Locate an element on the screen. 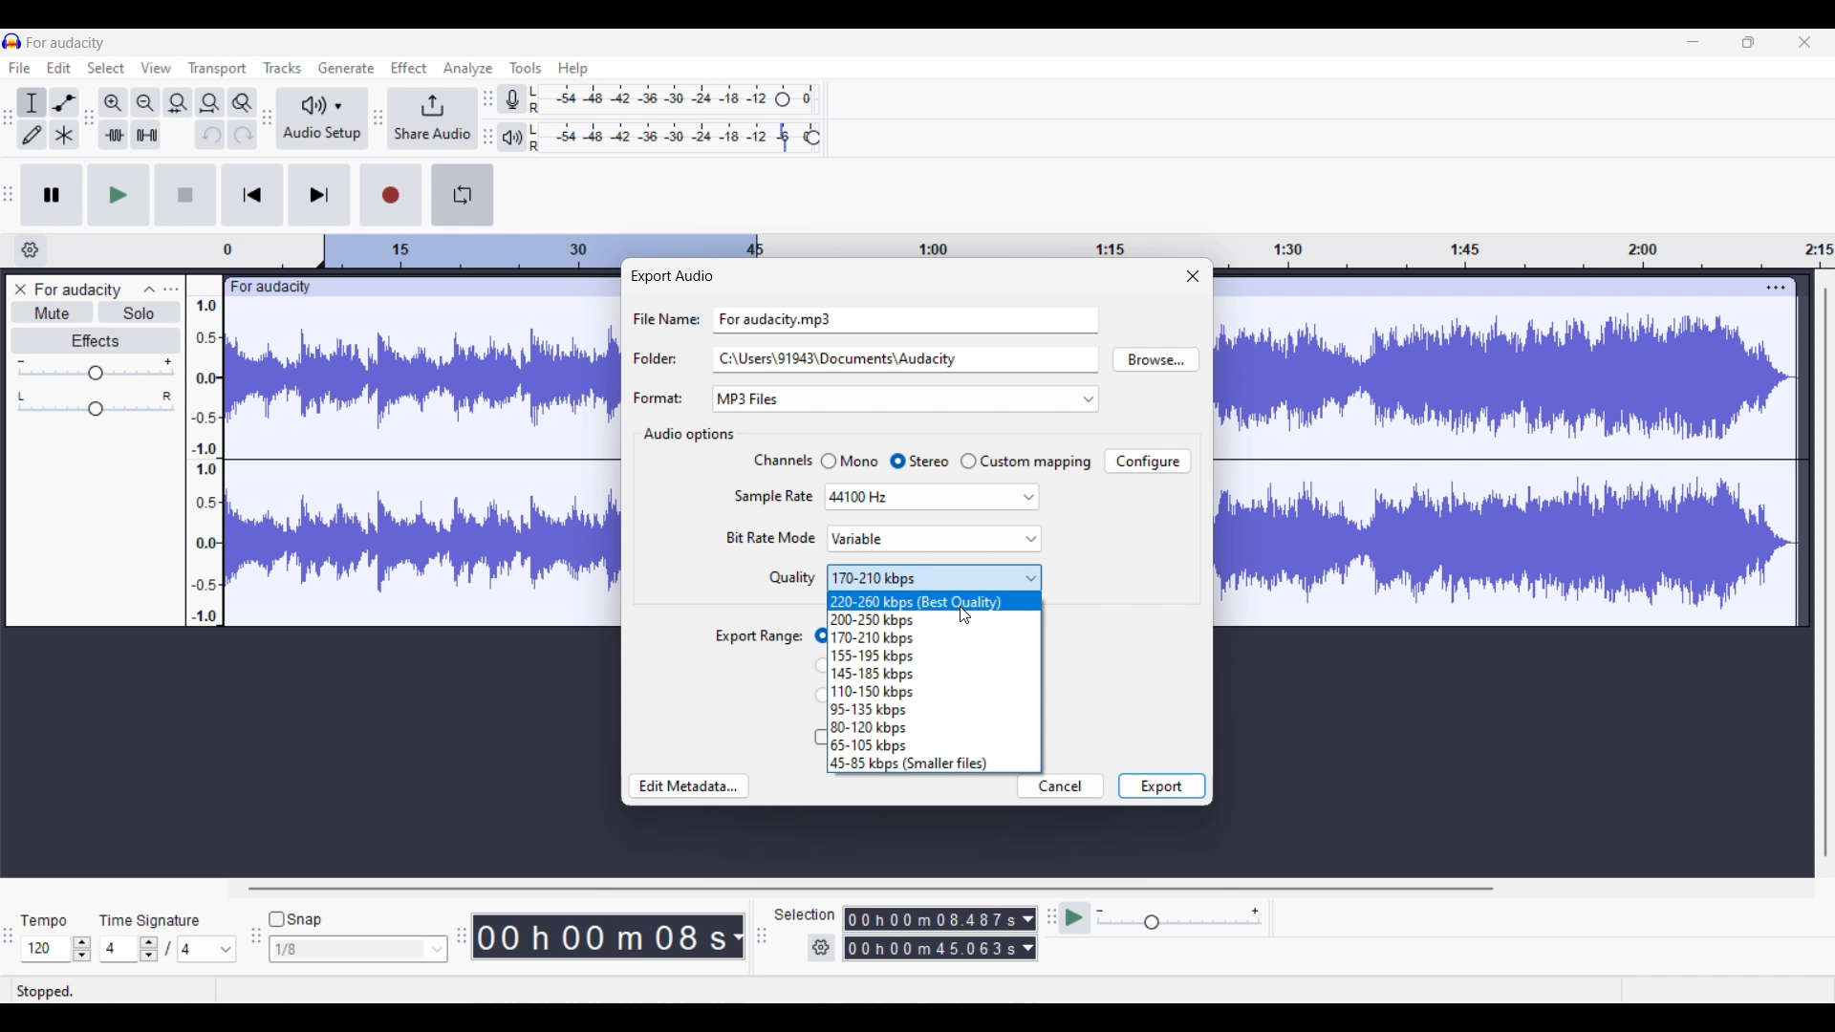 The height and width of the screenshot is (1032, 1835). Playback meter is located at coordinates (511, 138).